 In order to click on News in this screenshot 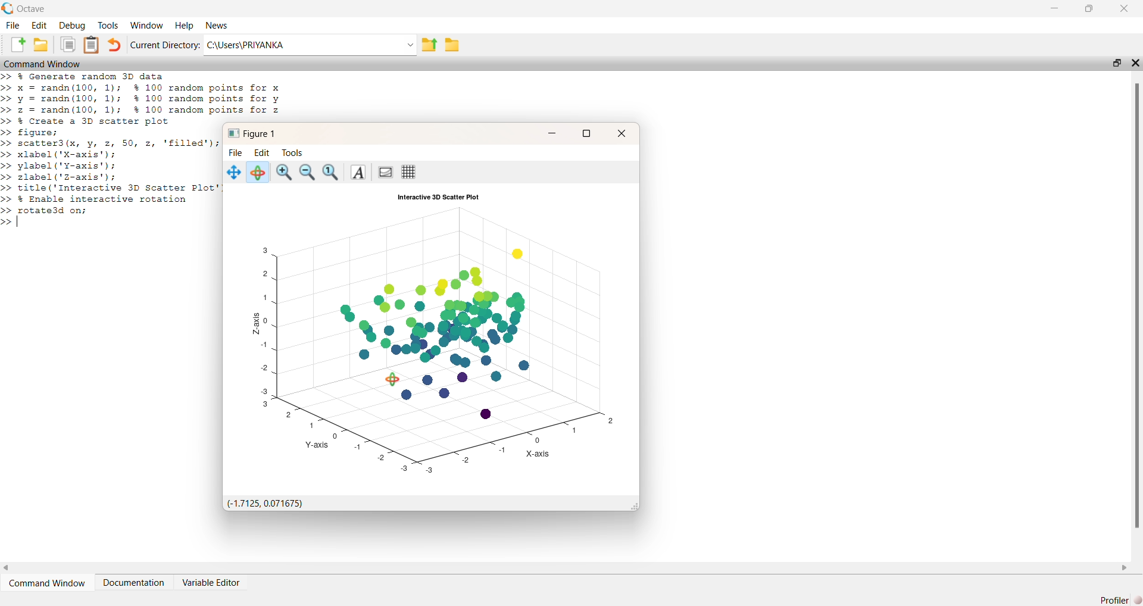, I will do `click(217, 26)`.